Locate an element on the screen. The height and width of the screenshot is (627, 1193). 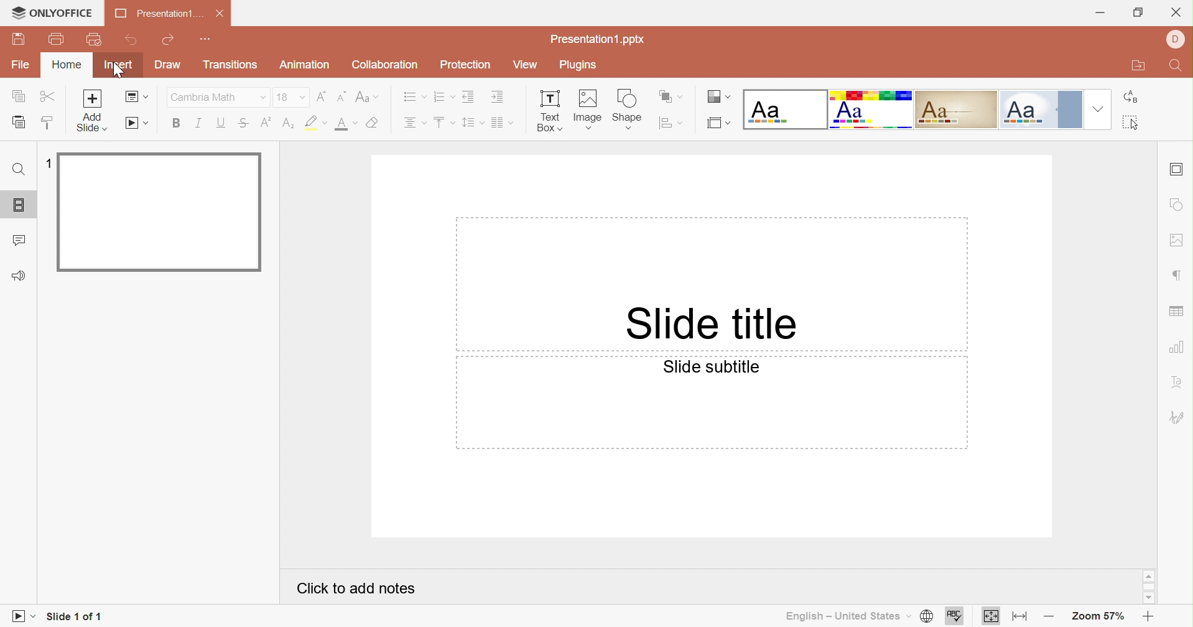
Drop Down is located at coordinates (264, 100).